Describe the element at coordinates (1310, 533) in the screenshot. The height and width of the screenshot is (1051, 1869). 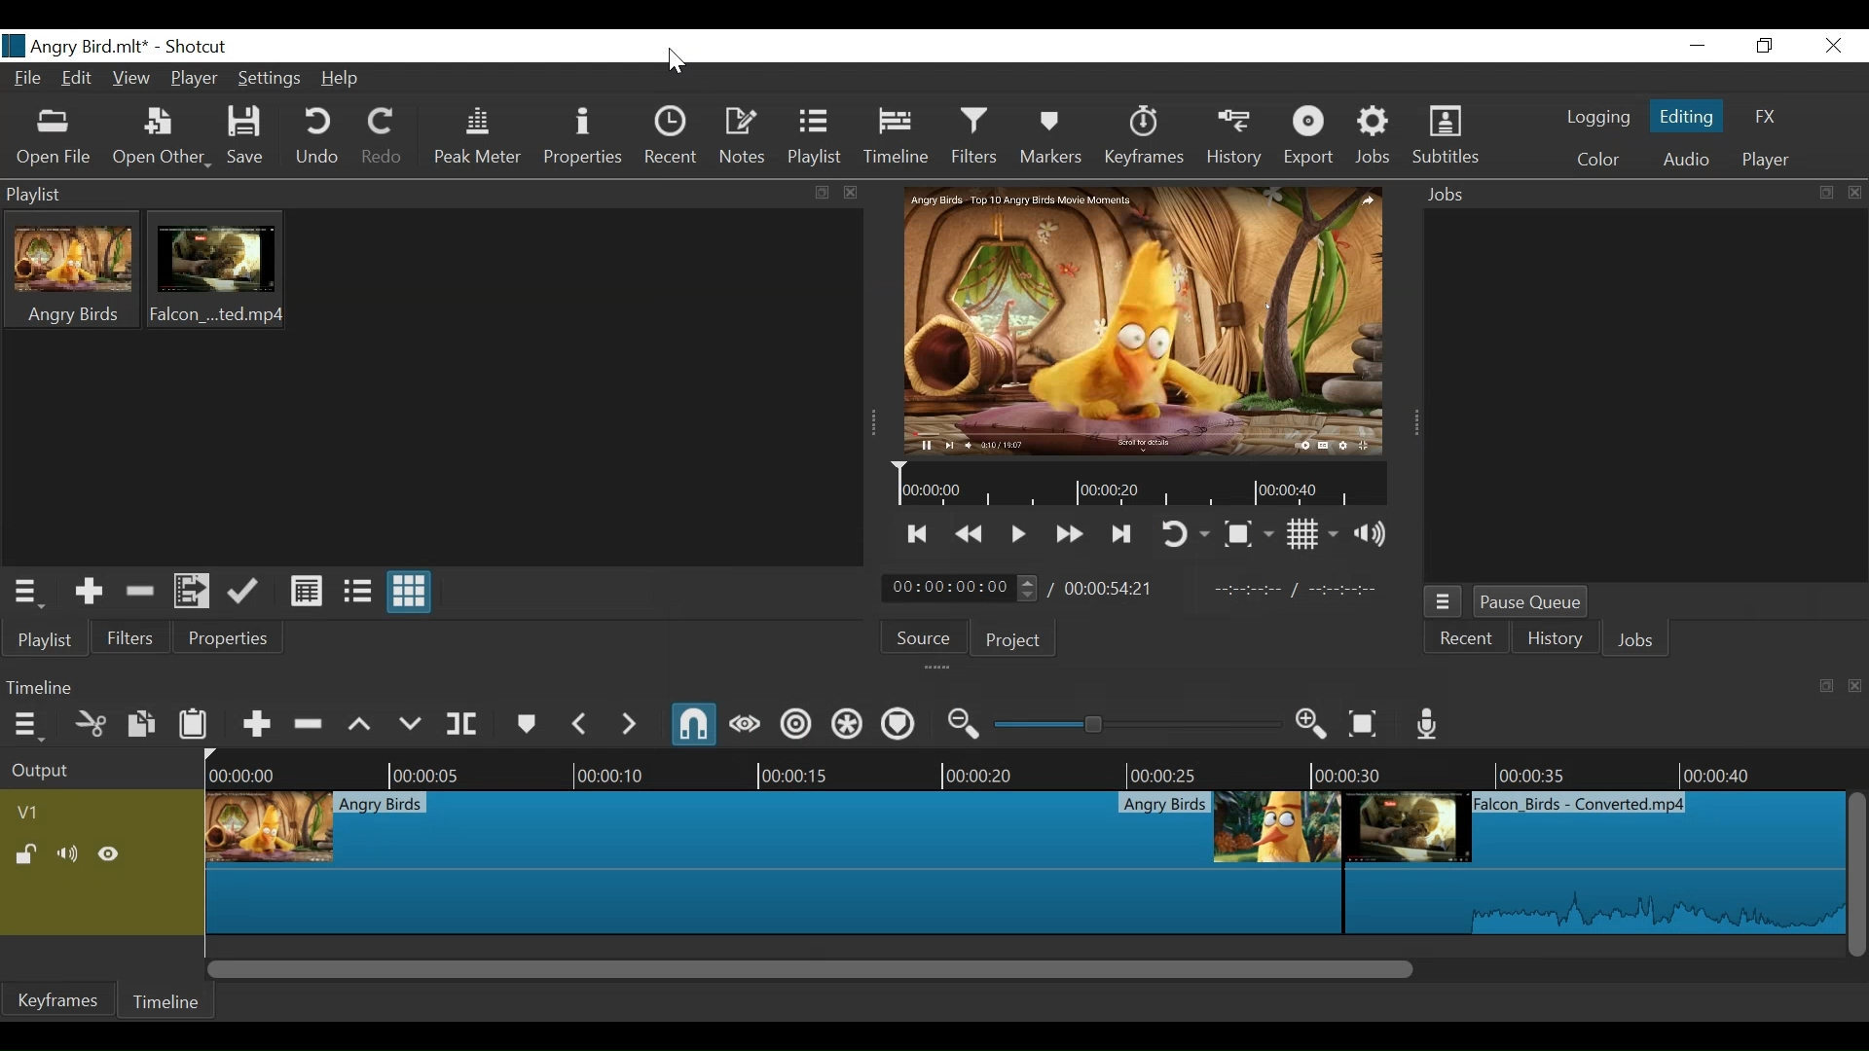
I see `Toggle display grid on player` at that location.